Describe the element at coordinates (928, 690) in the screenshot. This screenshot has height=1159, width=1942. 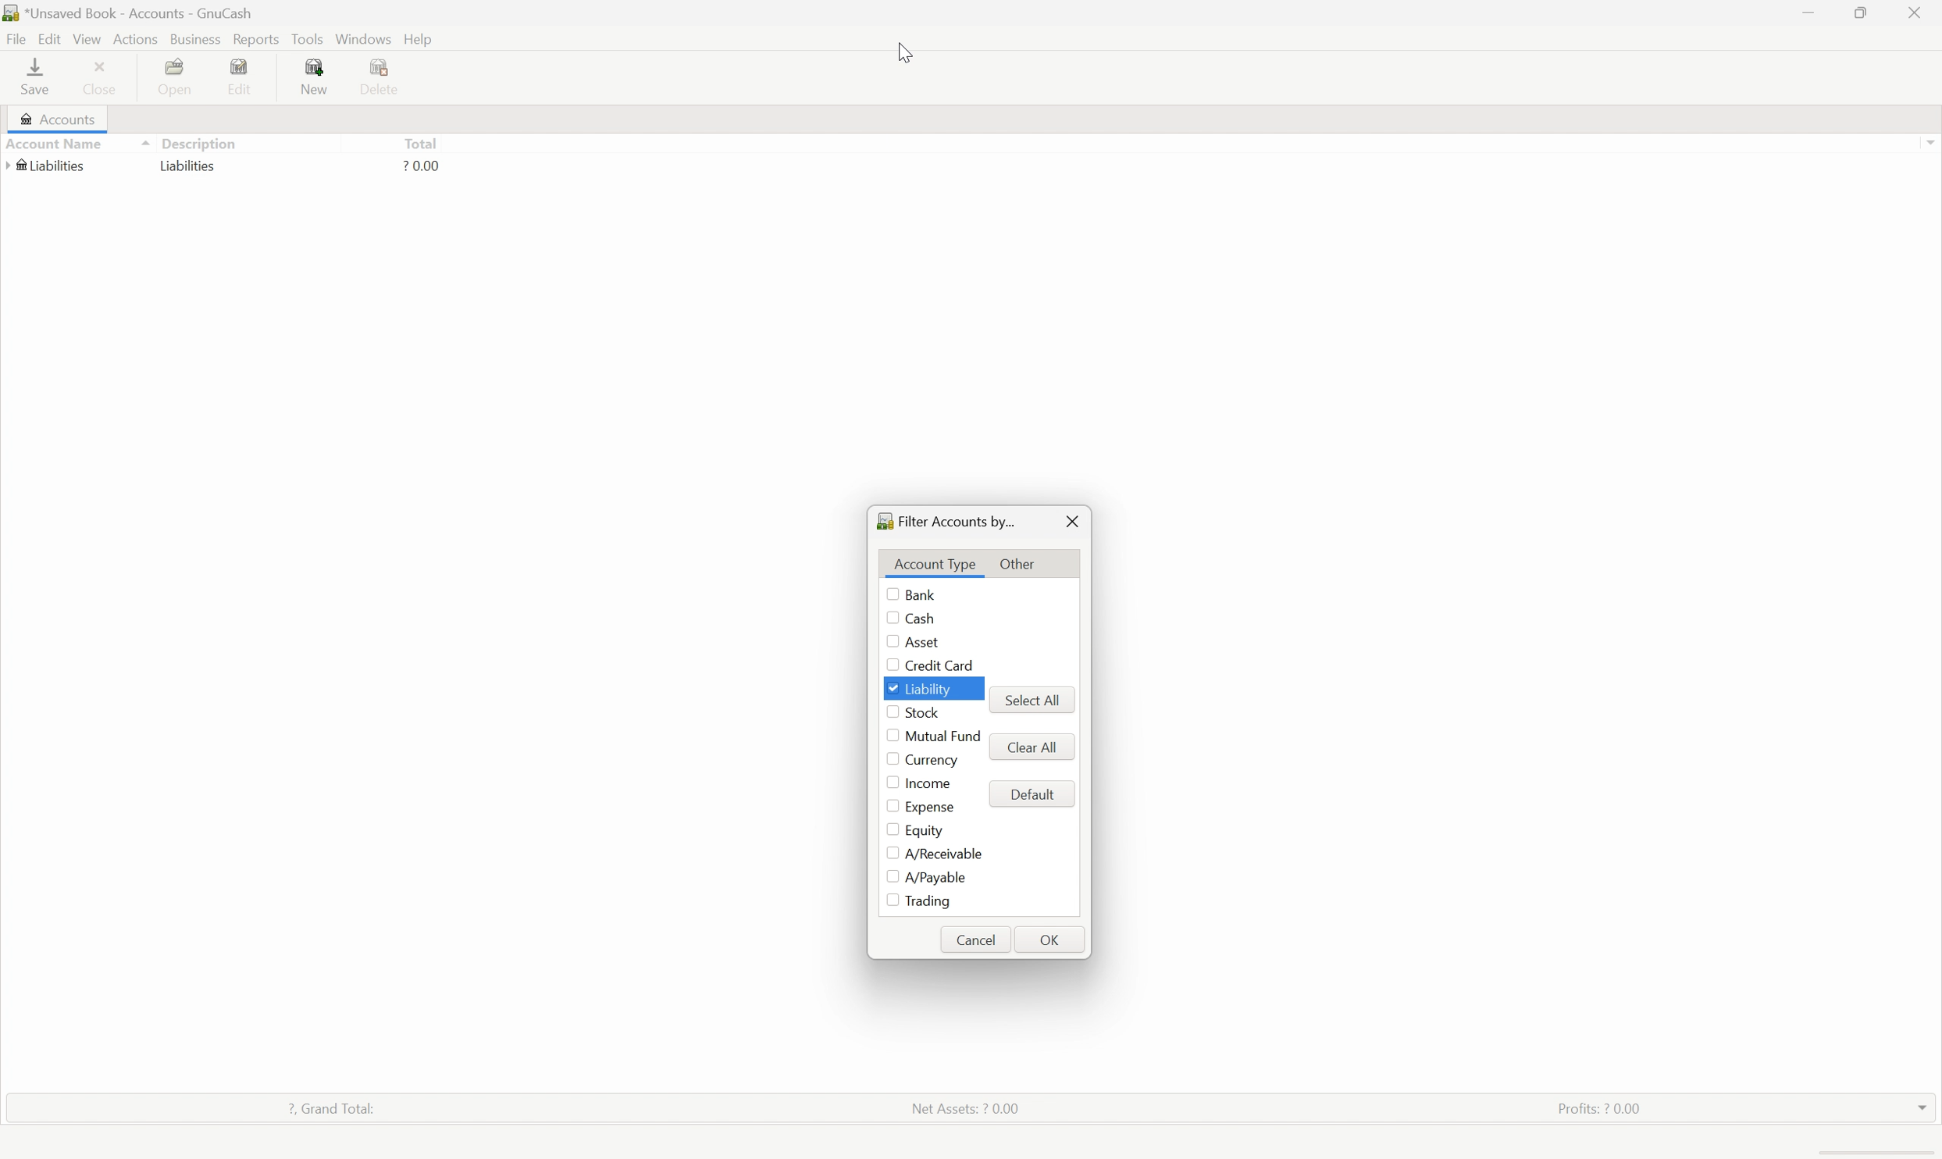
I see `Liability` at that location.